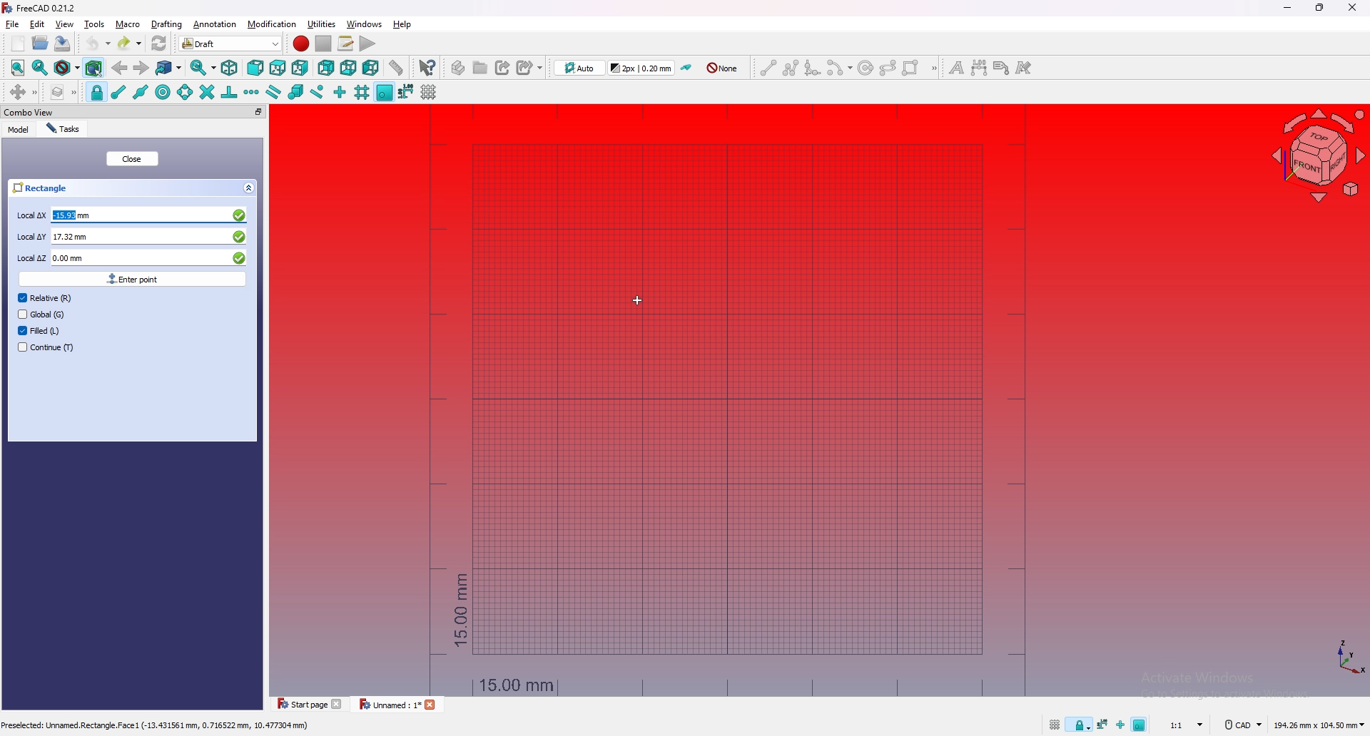 The image size is (1370, 736). Describe the element at coordinates (300, 704) in the screenshot. I see `start page` at that location.